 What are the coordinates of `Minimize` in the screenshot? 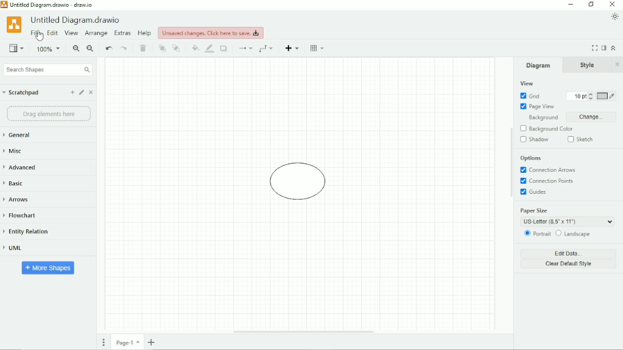 It's located at (571, 4).